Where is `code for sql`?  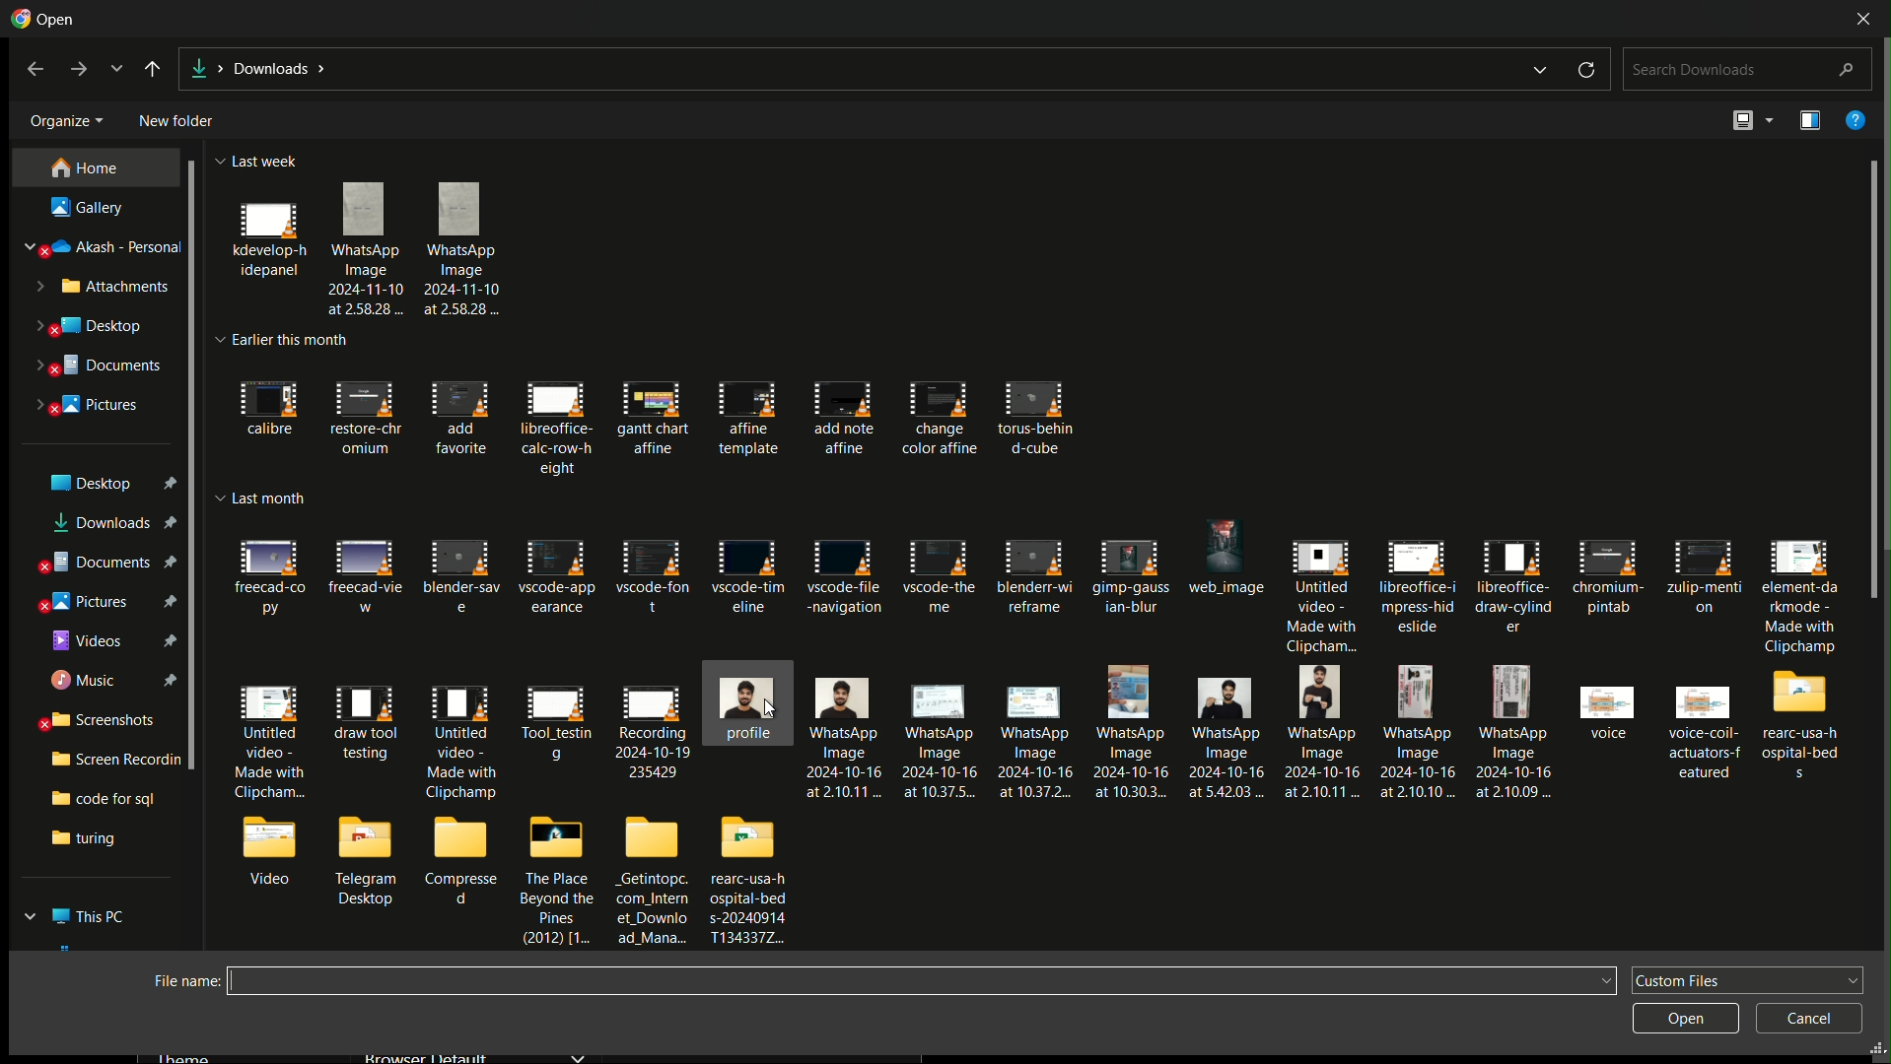
code for sql is located at coordinates (102, 799).